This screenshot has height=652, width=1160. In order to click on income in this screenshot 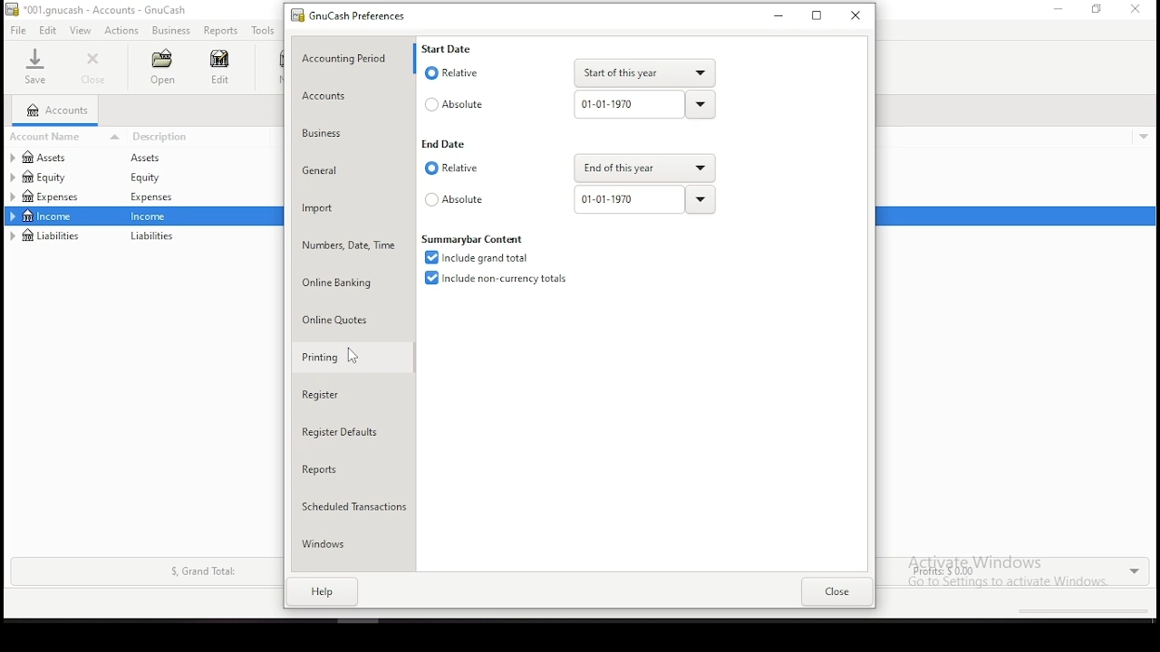, I will do `click(152, 216)`.